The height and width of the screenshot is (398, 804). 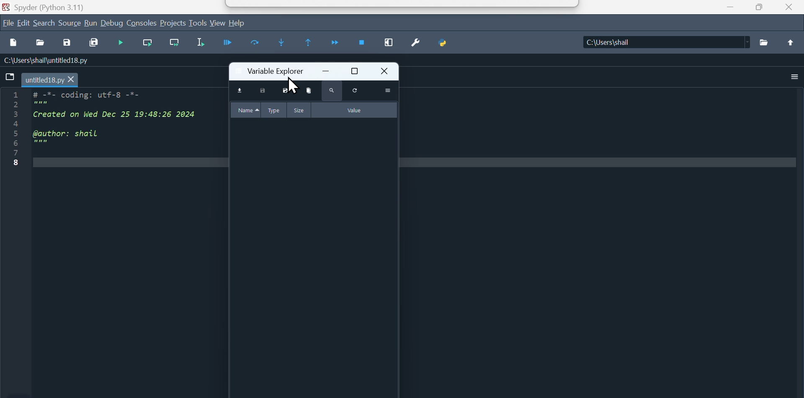 What do you see at coordinates (338, 44) in the screenshot?
I see `COntinue execution until next breakpoint` at bounding box center [338, 44].